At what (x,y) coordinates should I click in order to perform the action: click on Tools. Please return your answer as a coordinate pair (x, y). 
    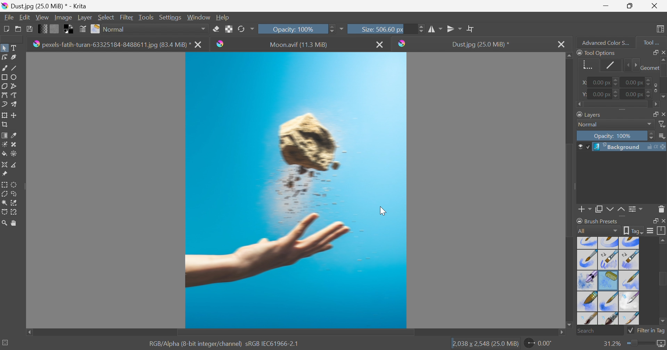
    Looking at the image, I should click on (146, 17).